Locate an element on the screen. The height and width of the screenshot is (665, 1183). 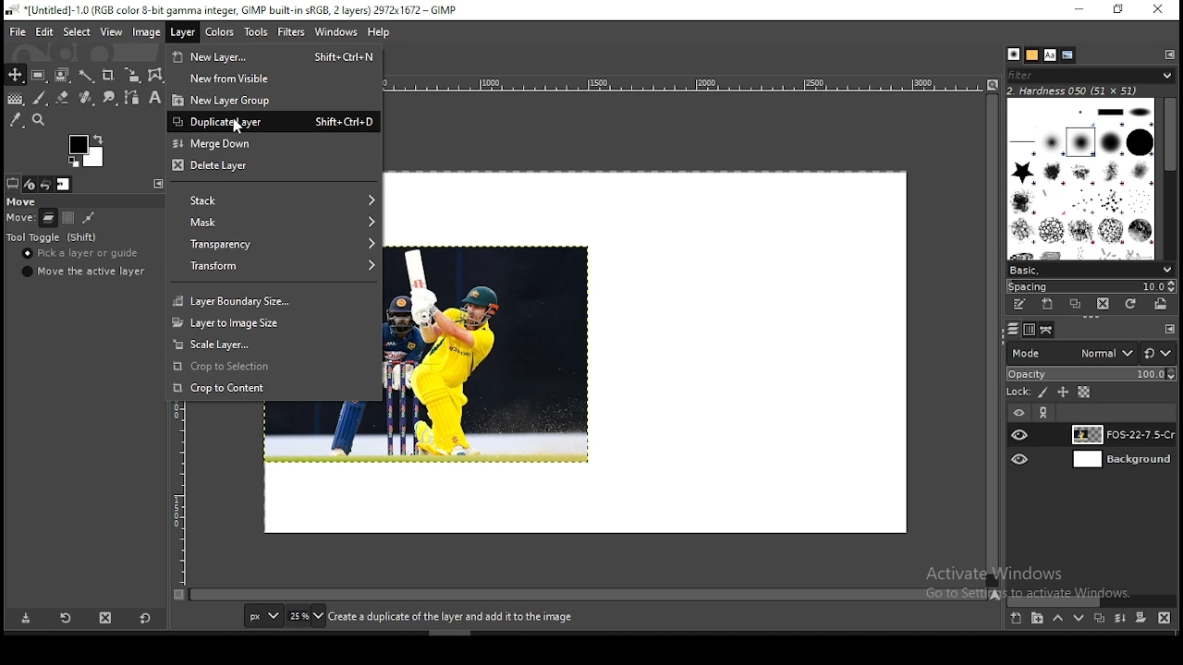
blend mode is located at coordinates (1091, 353).